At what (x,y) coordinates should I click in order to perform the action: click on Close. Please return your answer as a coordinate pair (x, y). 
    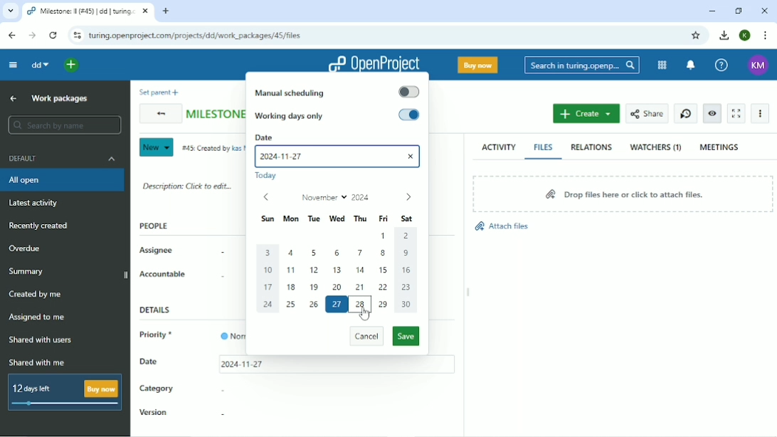
    Looking at the image, I should click on (765, 10).